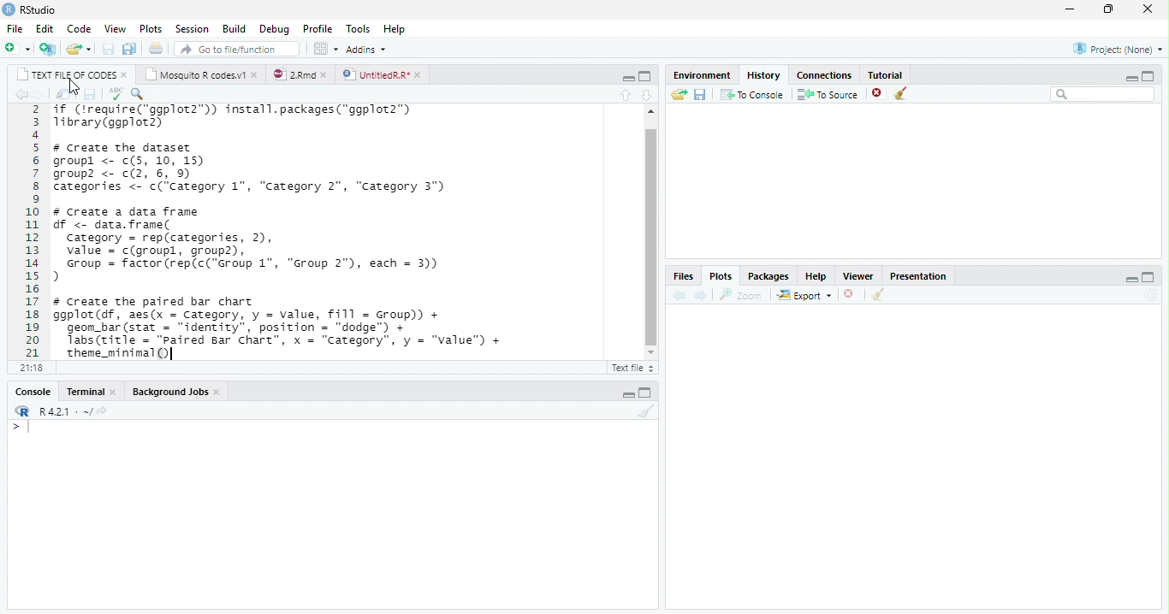 The image size is (1169, 614). Describe the element at coordinates (881, 295) in the screenshot. I see `clean` at that location.